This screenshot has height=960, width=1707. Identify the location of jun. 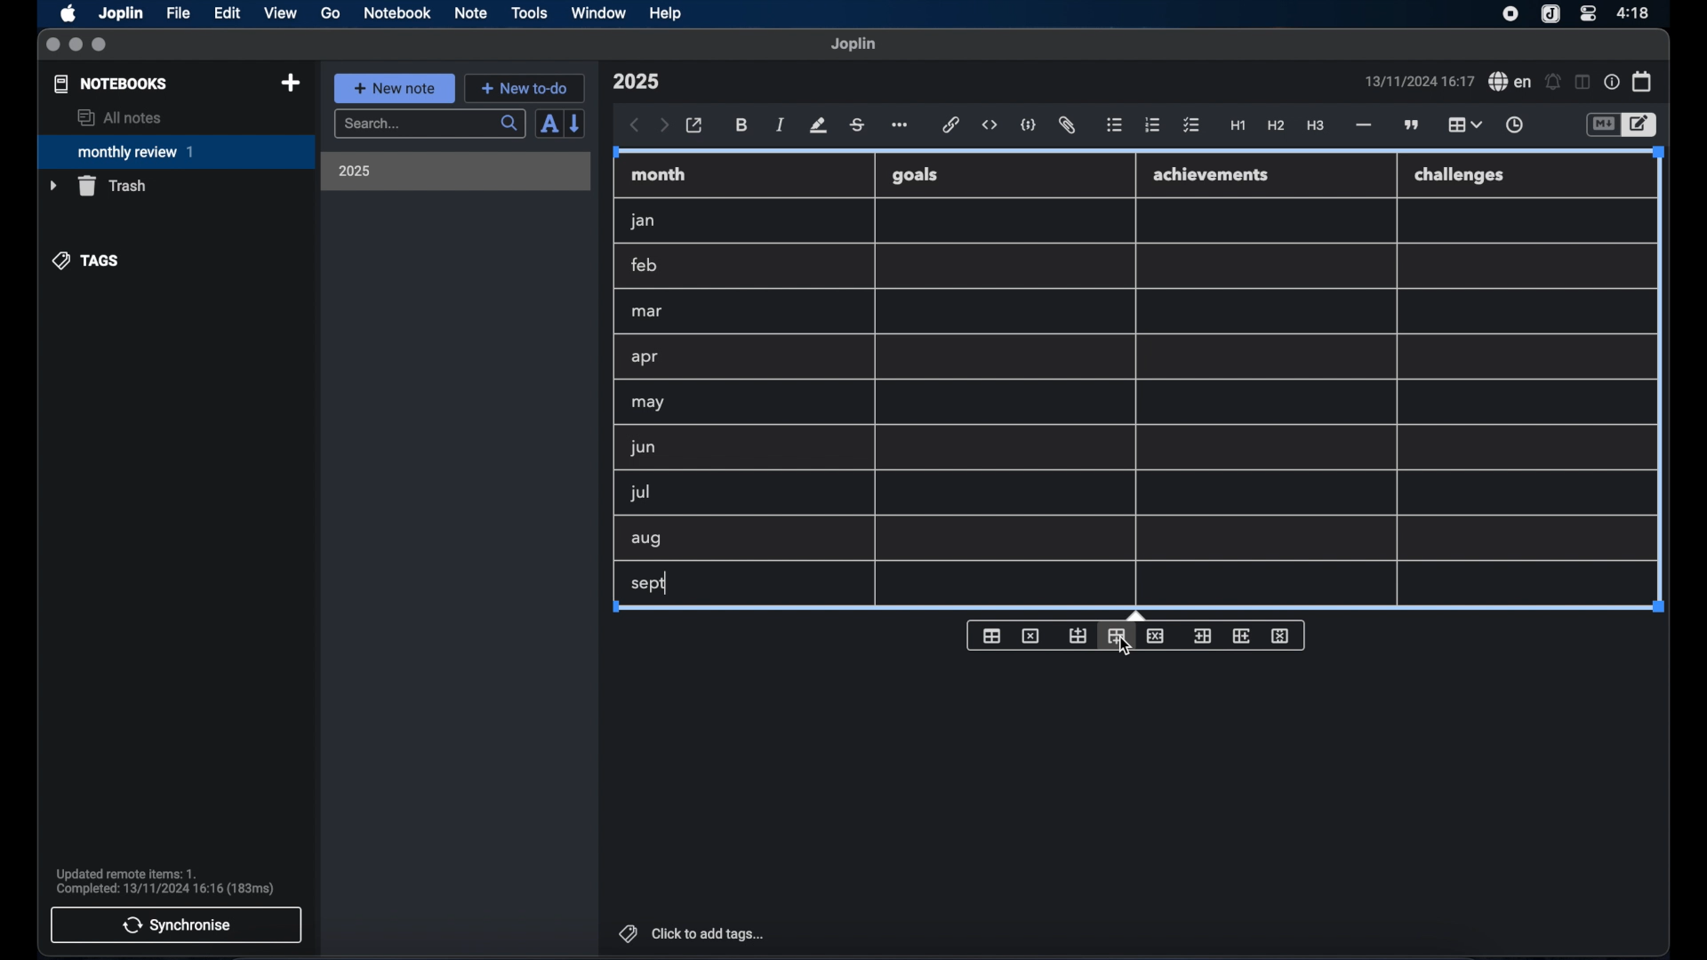
(641, 447).